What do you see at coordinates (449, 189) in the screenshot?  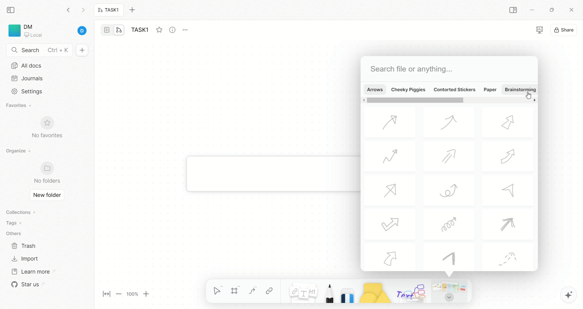 I see `arrows` at bounding box center [449, 189].